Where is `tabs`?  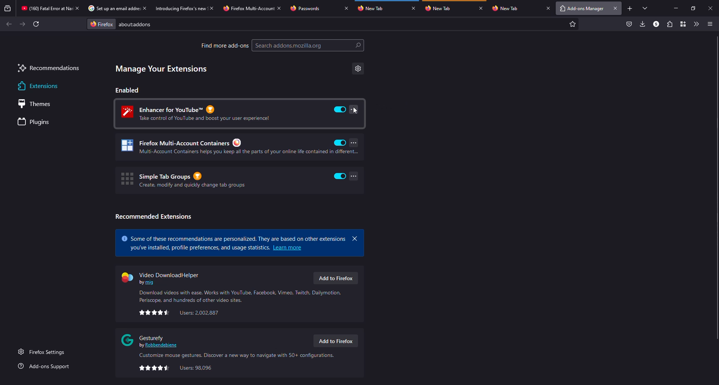 tabs is located at coordinates (646, 8).